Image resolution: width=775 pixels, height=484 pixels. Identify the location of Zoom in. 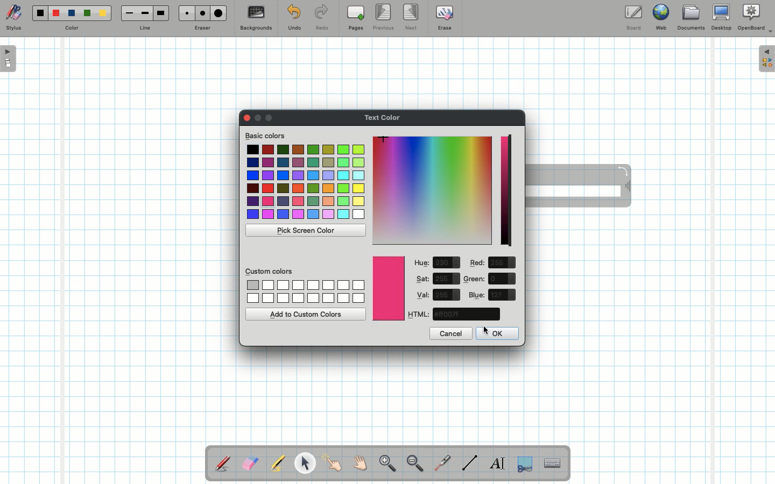
(385, 465).